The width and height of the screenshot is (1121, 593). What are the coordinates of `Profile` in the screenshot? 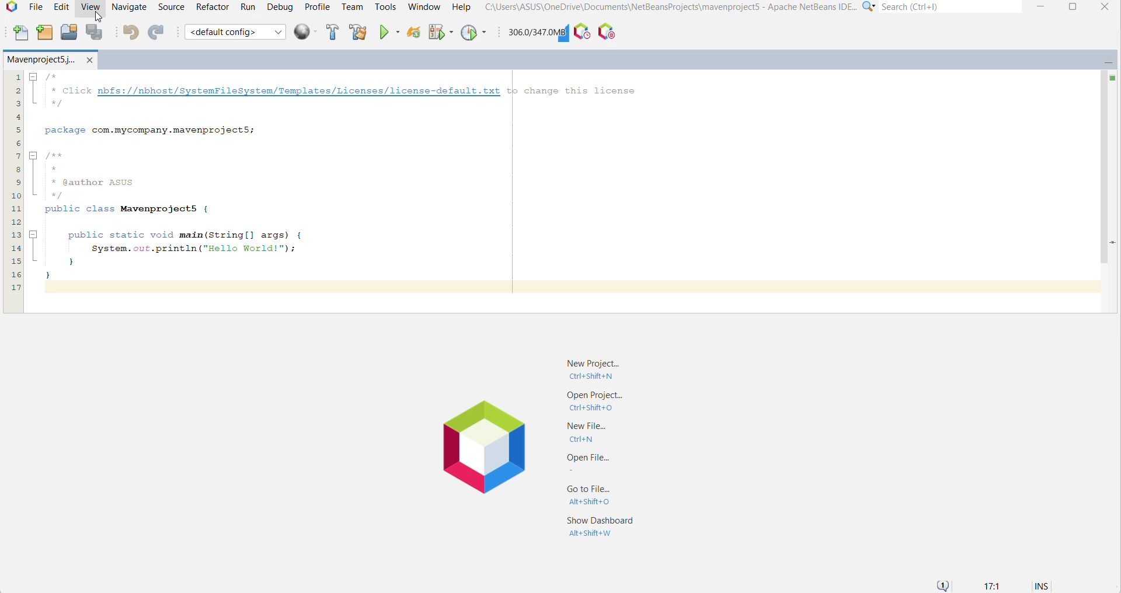 It's located at (317, 7).